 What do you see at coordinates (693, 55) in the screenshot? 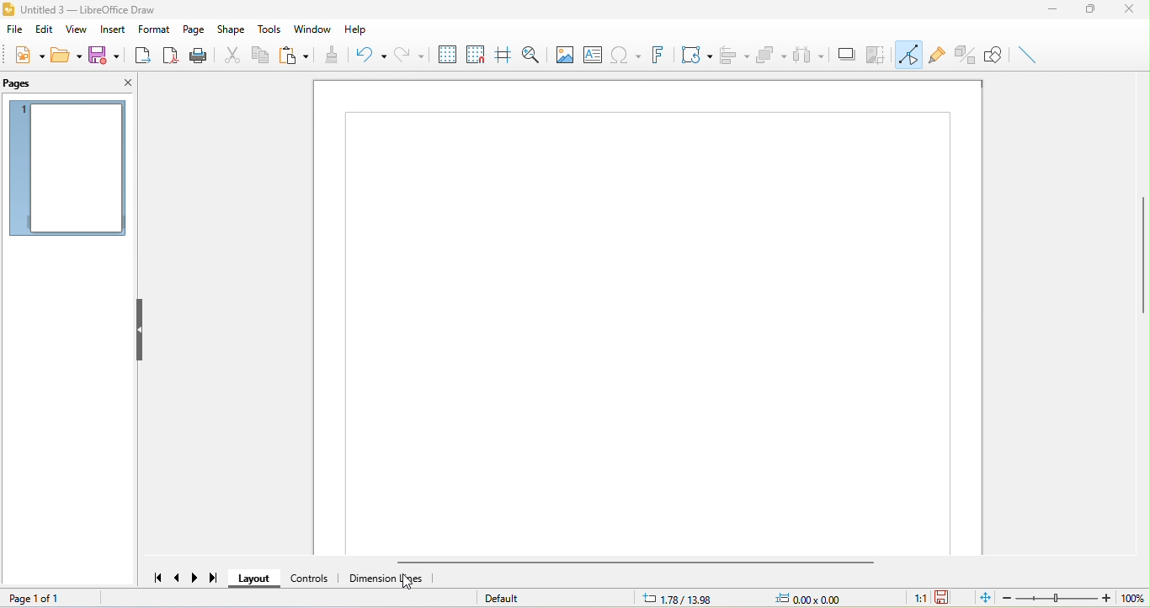
I see `transformation` at bounding box center [693, 55].